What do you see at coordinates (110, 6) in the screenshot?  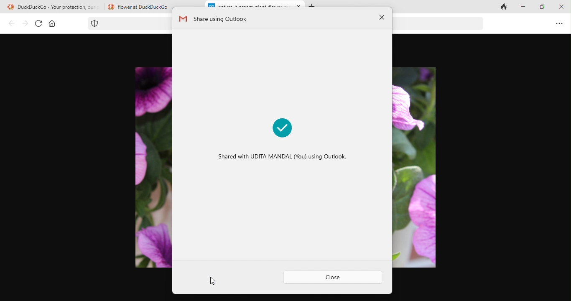 I see `duckduck go logo` at bounding box center [110, 6].